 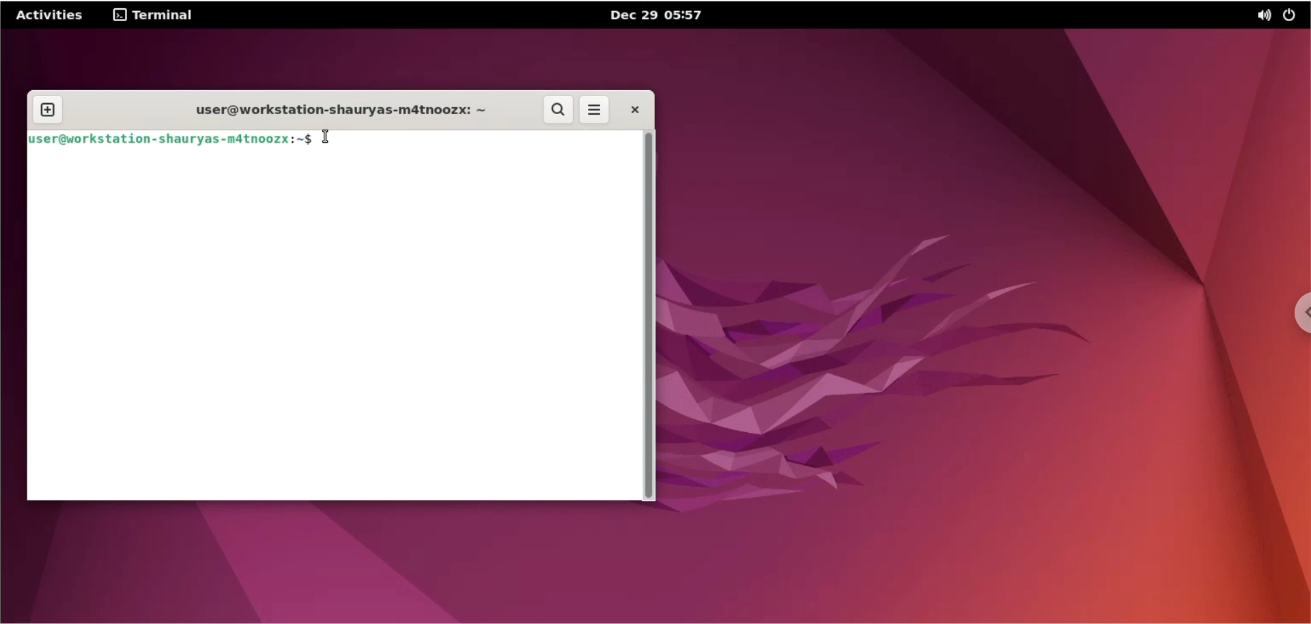 What do you see at coordinates (1298, 312) in the screenshot?
I see `chrome options` at bounding box center [1298, 312].